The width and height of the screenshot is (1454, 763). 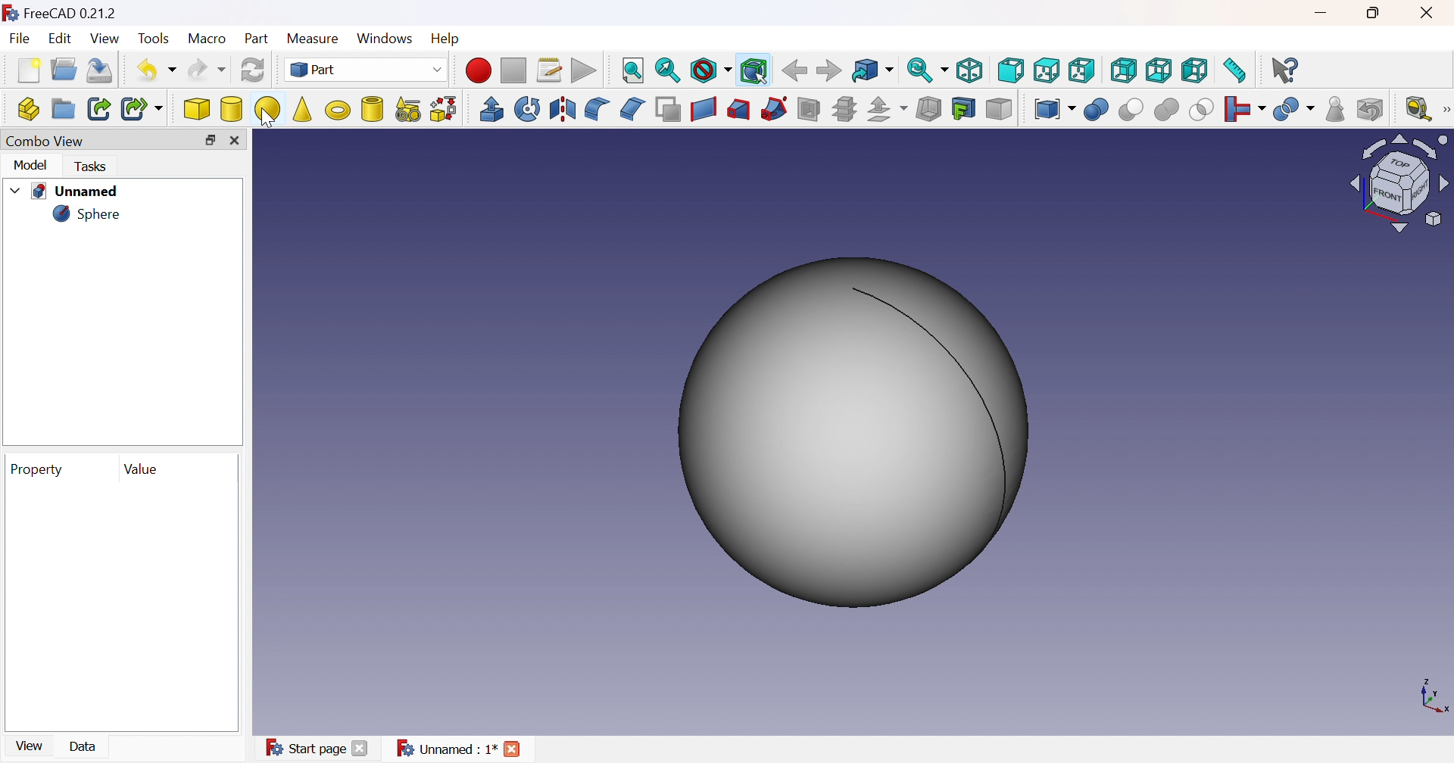 What do you see at coordinates (155, 39) in the screenshot?
I see `Tools` at bounding box center [155, 39].